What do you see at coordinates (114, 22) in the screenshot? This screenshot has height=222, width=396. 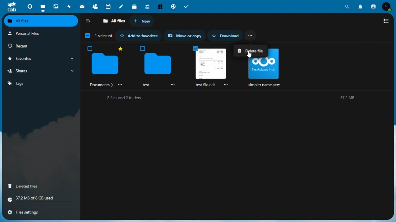 I see `All files` at bounding box center [114, 22].